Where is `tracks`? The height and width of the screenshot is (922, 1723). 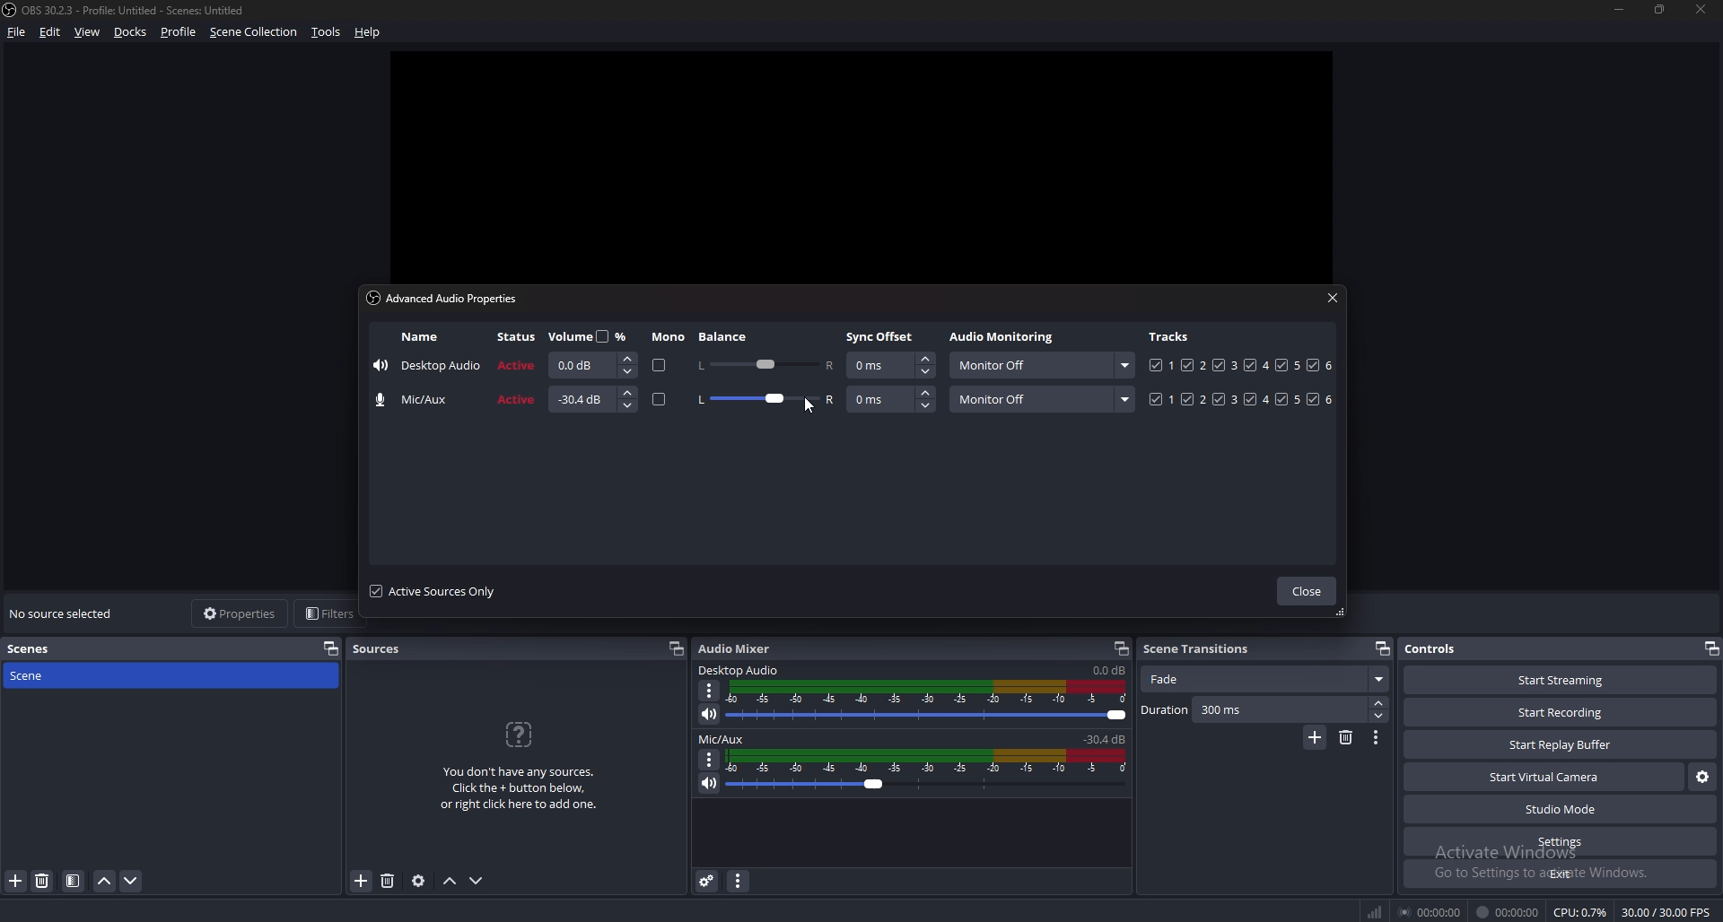 tracks is located at coordinates (1169, 337).